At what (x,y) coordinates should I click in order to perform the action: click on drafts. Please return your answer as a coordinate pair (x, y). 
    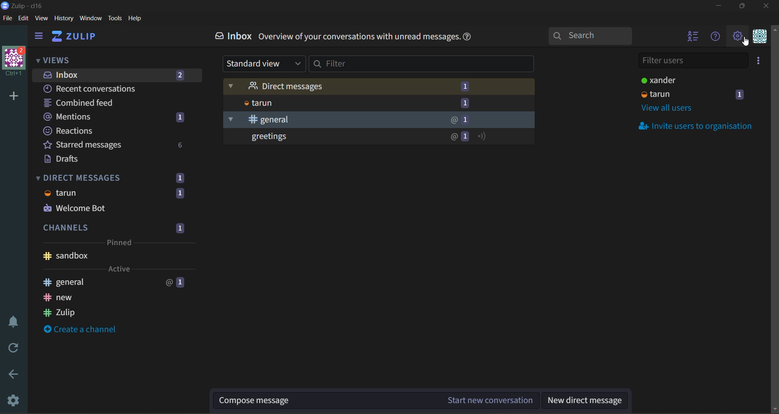
    Looking at the image, I should click on (73, 159).